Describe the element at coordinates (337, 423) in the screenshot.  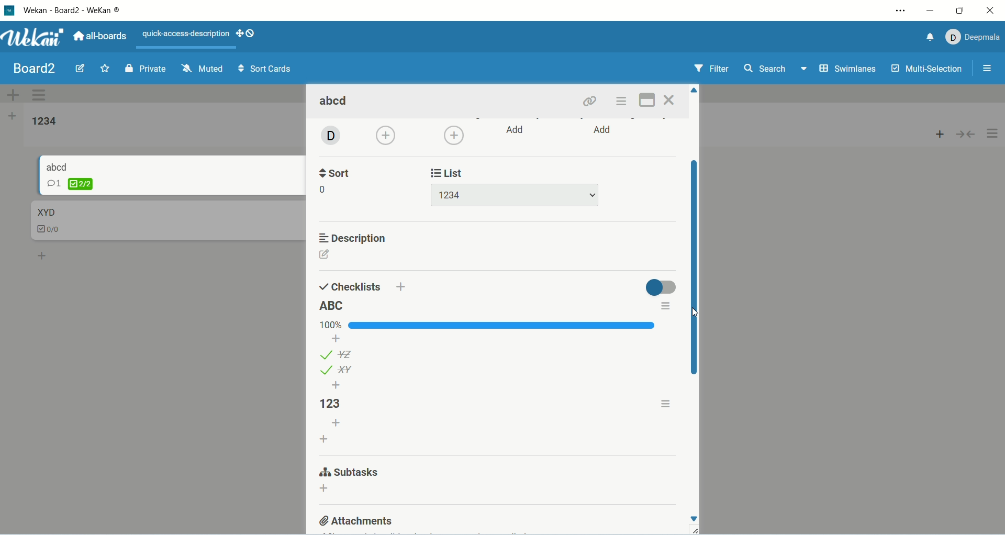
I see `add` at that location.